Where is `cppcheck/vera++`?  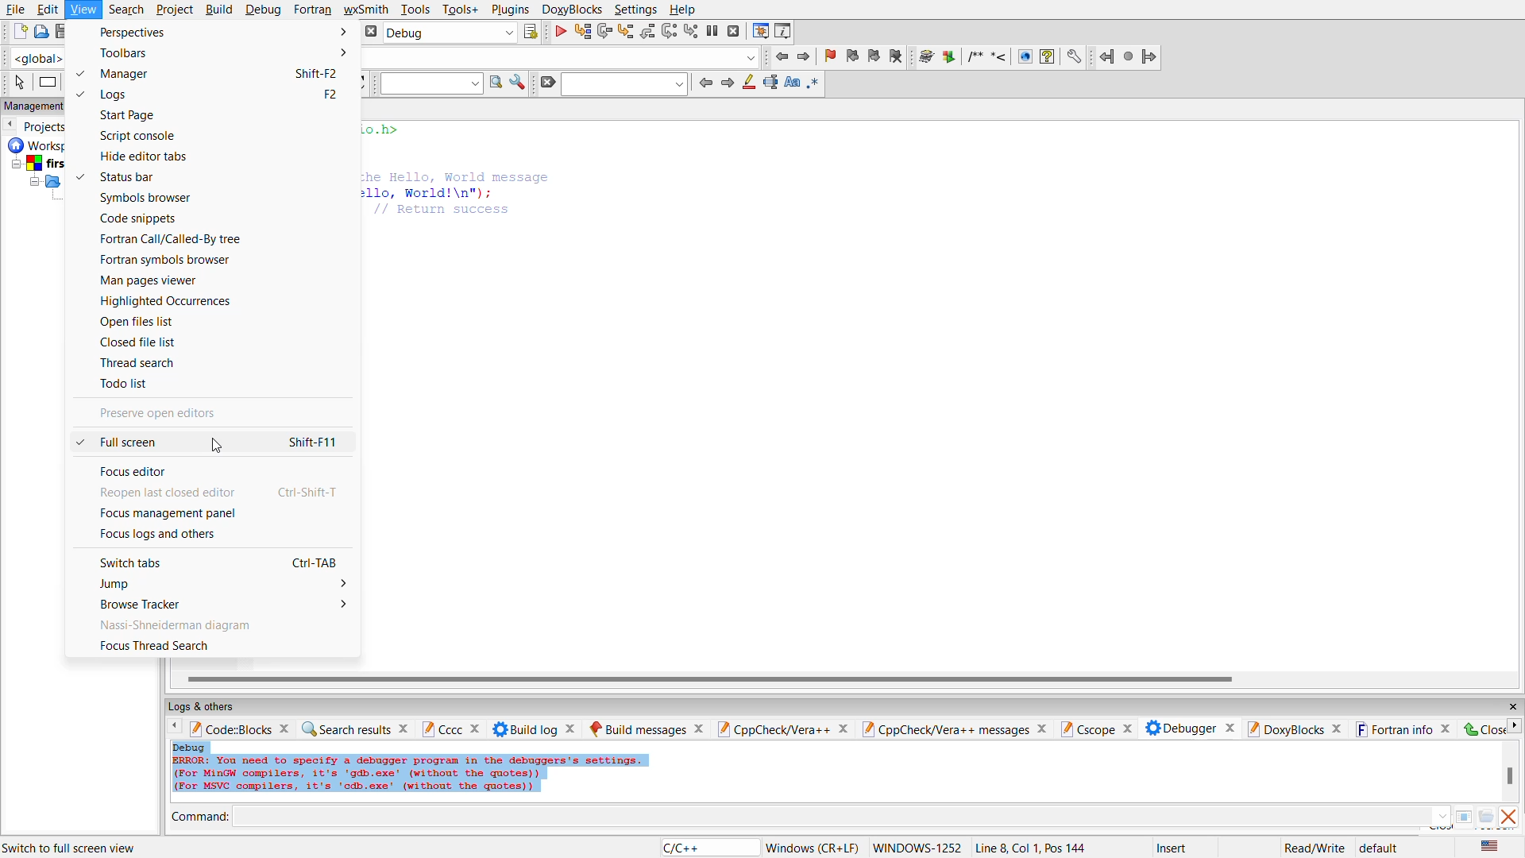
cppcheck/vera++ is located at coordinates (782, 726).